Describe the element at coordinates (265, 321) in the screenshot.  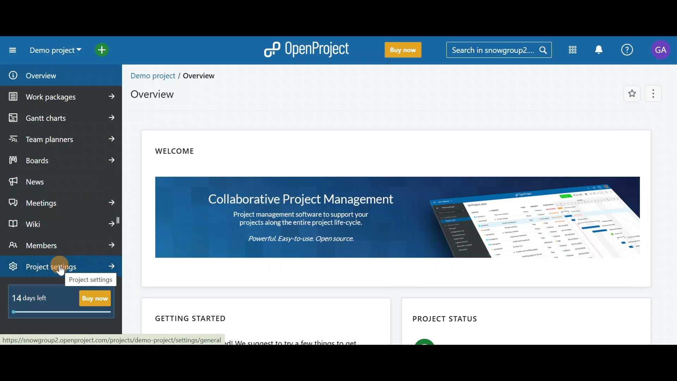
I see `Getting started` at that location.